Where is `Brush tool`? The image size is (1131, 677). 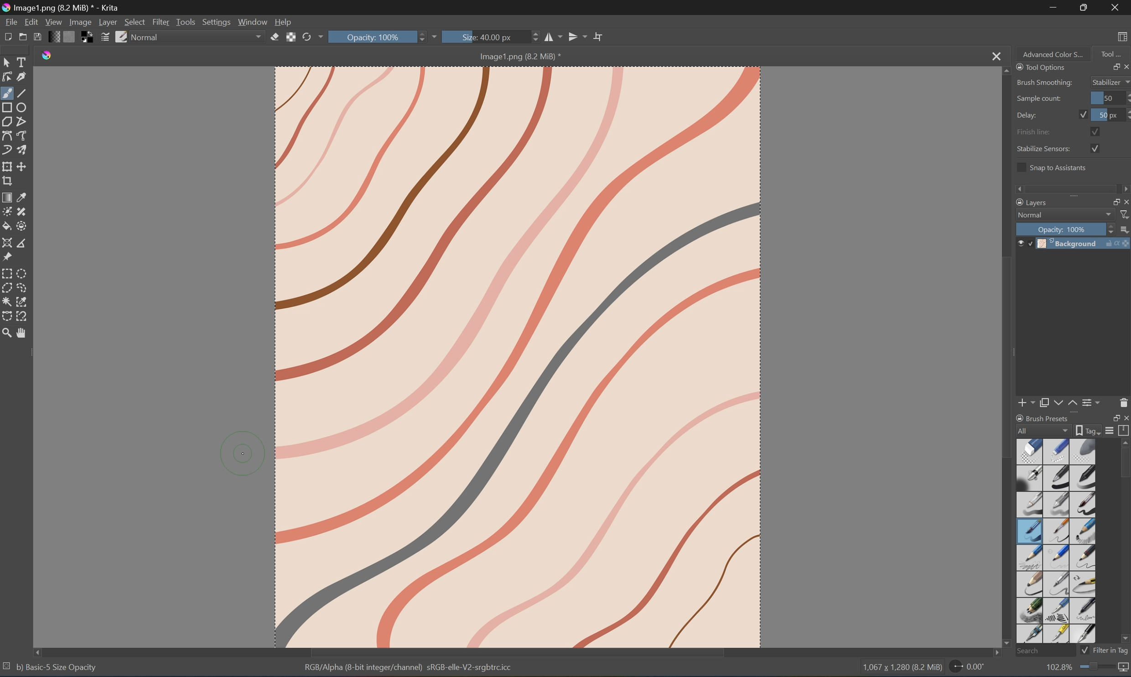 Brush tool is located at coordinates (7, 92).